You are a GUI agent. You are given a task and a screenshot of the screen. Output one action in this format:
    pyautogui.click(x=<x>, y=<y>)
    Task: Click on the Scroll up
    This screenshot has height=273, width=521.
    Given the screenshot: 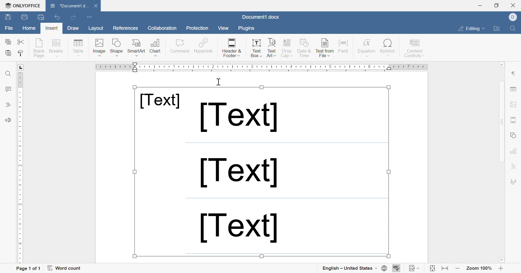 What is the action you would take?
    pyautogui.click(x=502, y=64)
    